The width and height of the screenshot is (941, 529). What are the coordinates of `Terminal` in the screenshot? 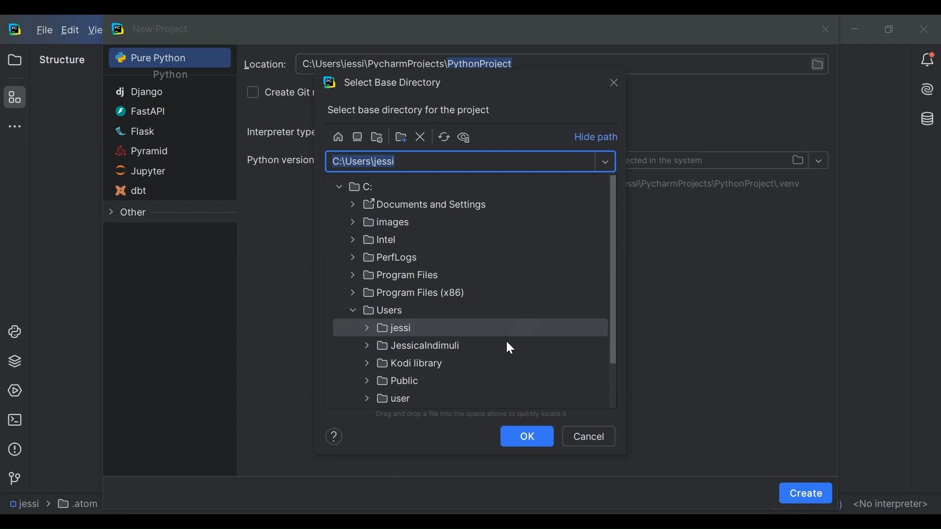 It's located at (14, 420).